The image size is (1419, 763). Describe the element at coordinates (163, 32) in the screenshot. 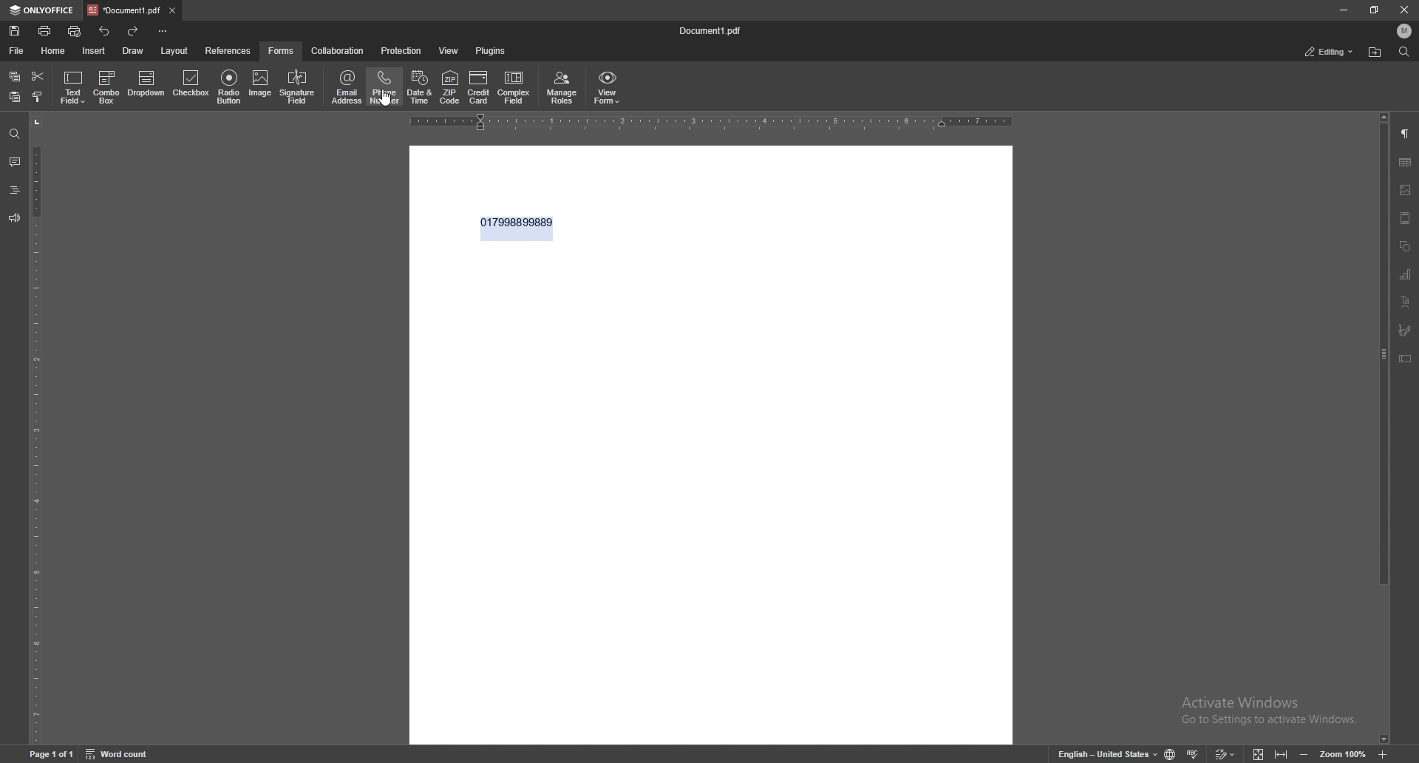

I see `customize toolbar` at that location.